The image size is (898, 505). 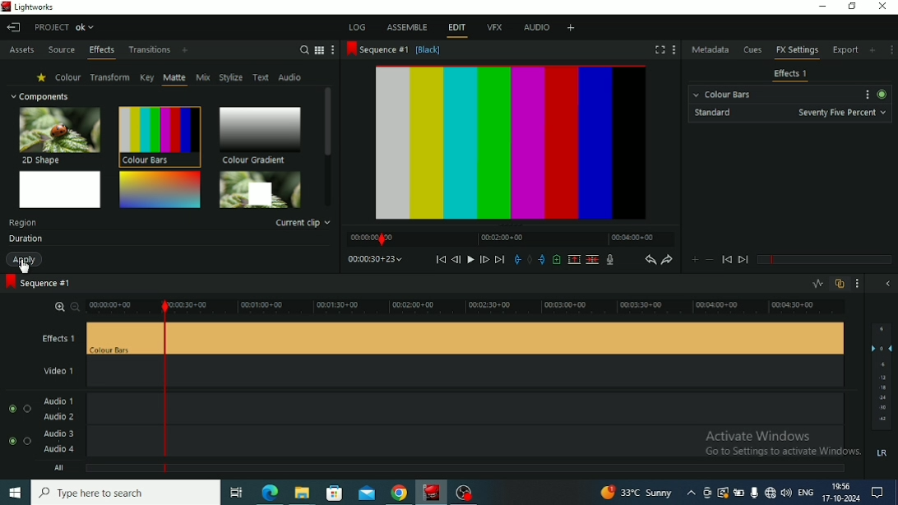 What do you see at coordinates (874, 49) in the screenshot?
I see `Add panel` at bounding box center [874, 49].